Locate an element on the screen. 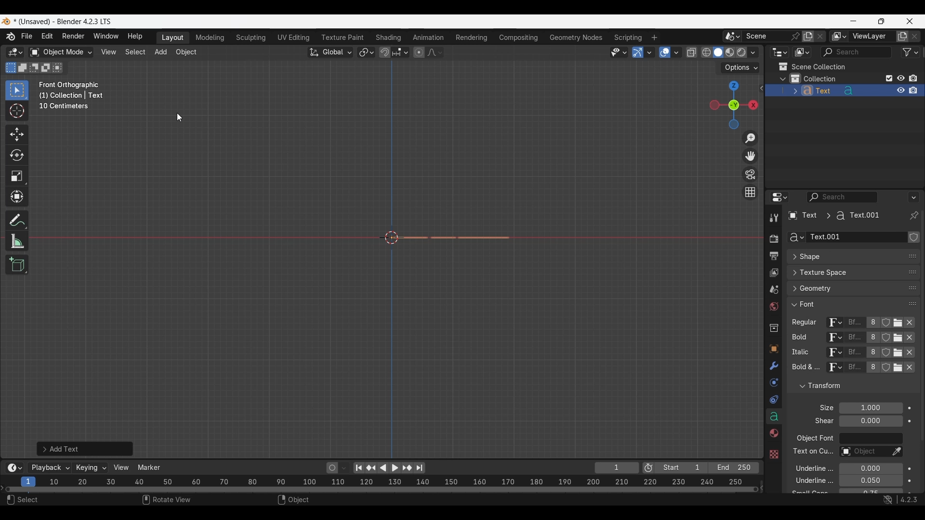 This screenshot has height=520, width=925. Underline position is located at coordinates (872, 469).